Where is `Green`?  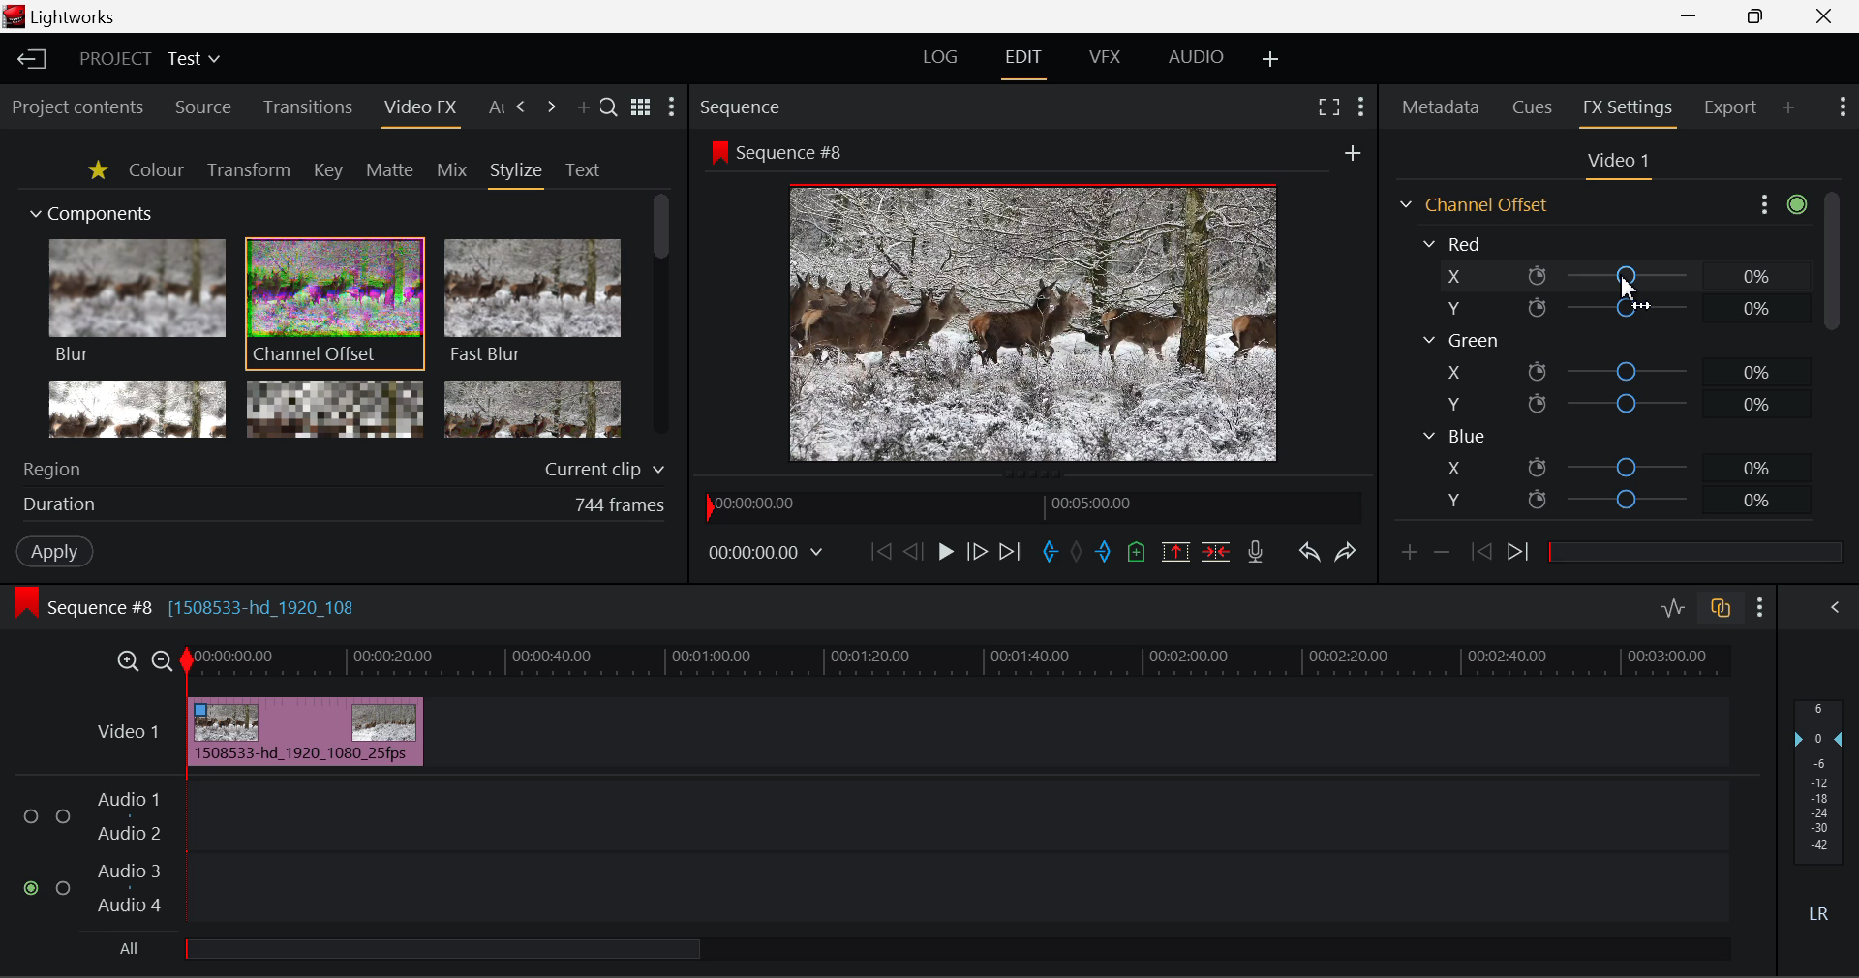 Green is located at coordinates (1460, 340).